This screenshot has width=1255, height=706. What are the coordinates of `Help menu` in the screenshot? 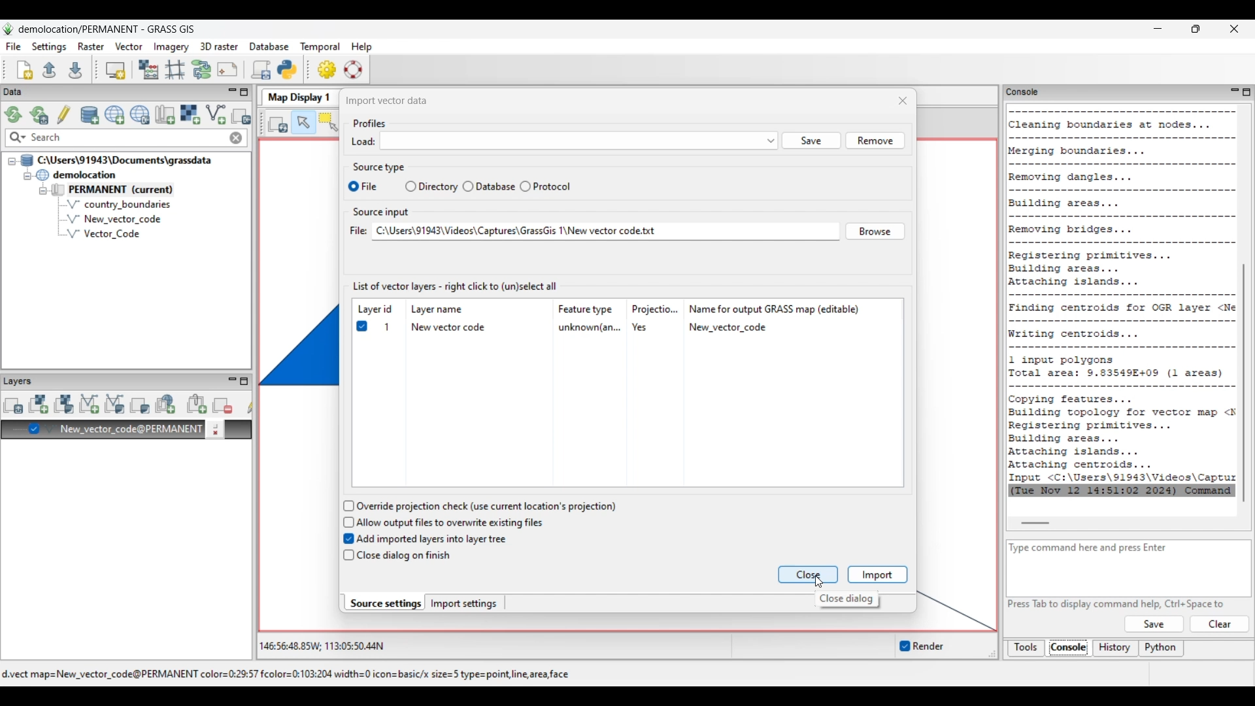 It's located at (361, 46).